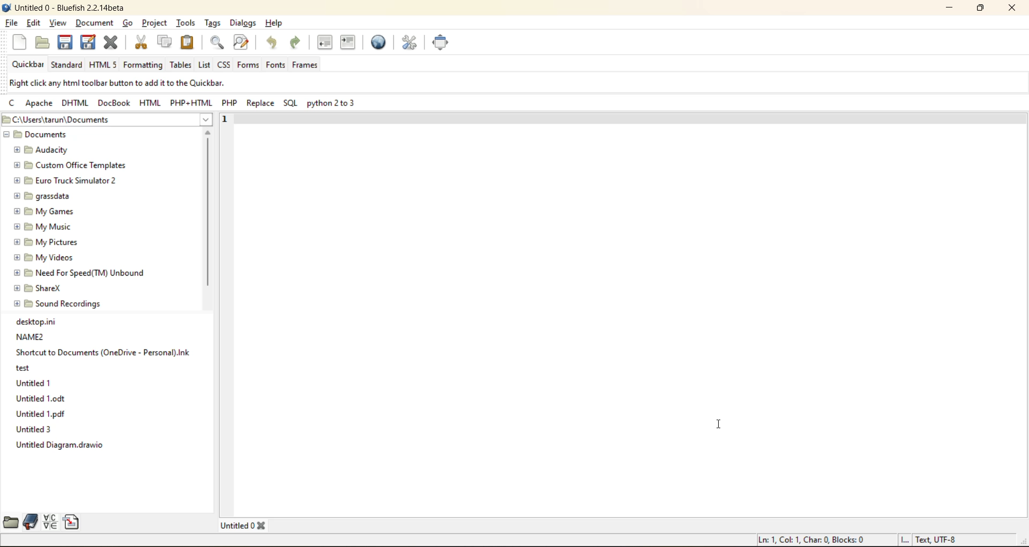  What do you see at coordinates (243, 22) in the screenshot?
I see `dialogs` at bounding box center [243, 22].